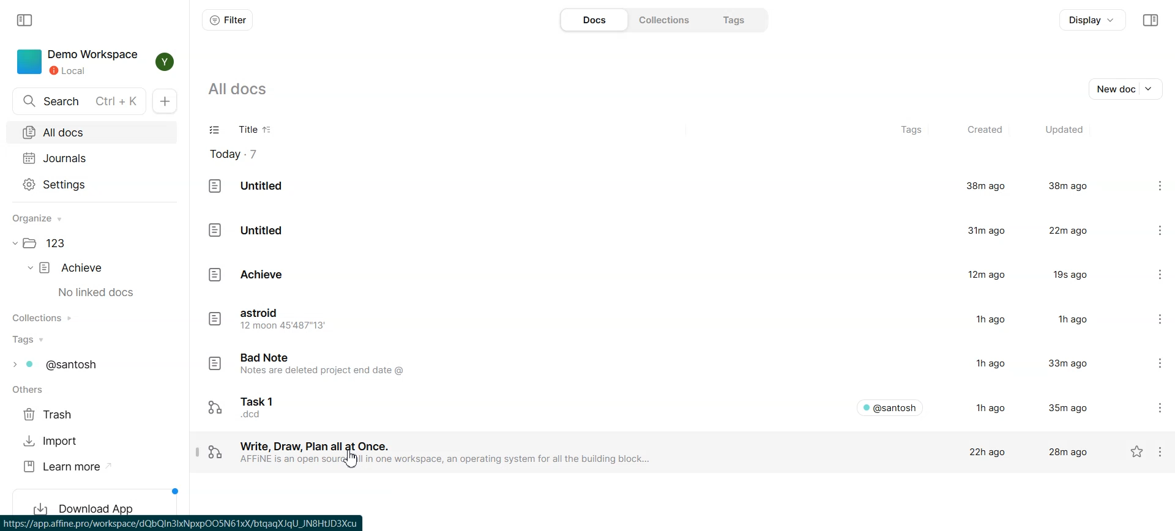 The width and height of the screenshot is (1175, 531). I want to click on Doc File, so click(658, 229).